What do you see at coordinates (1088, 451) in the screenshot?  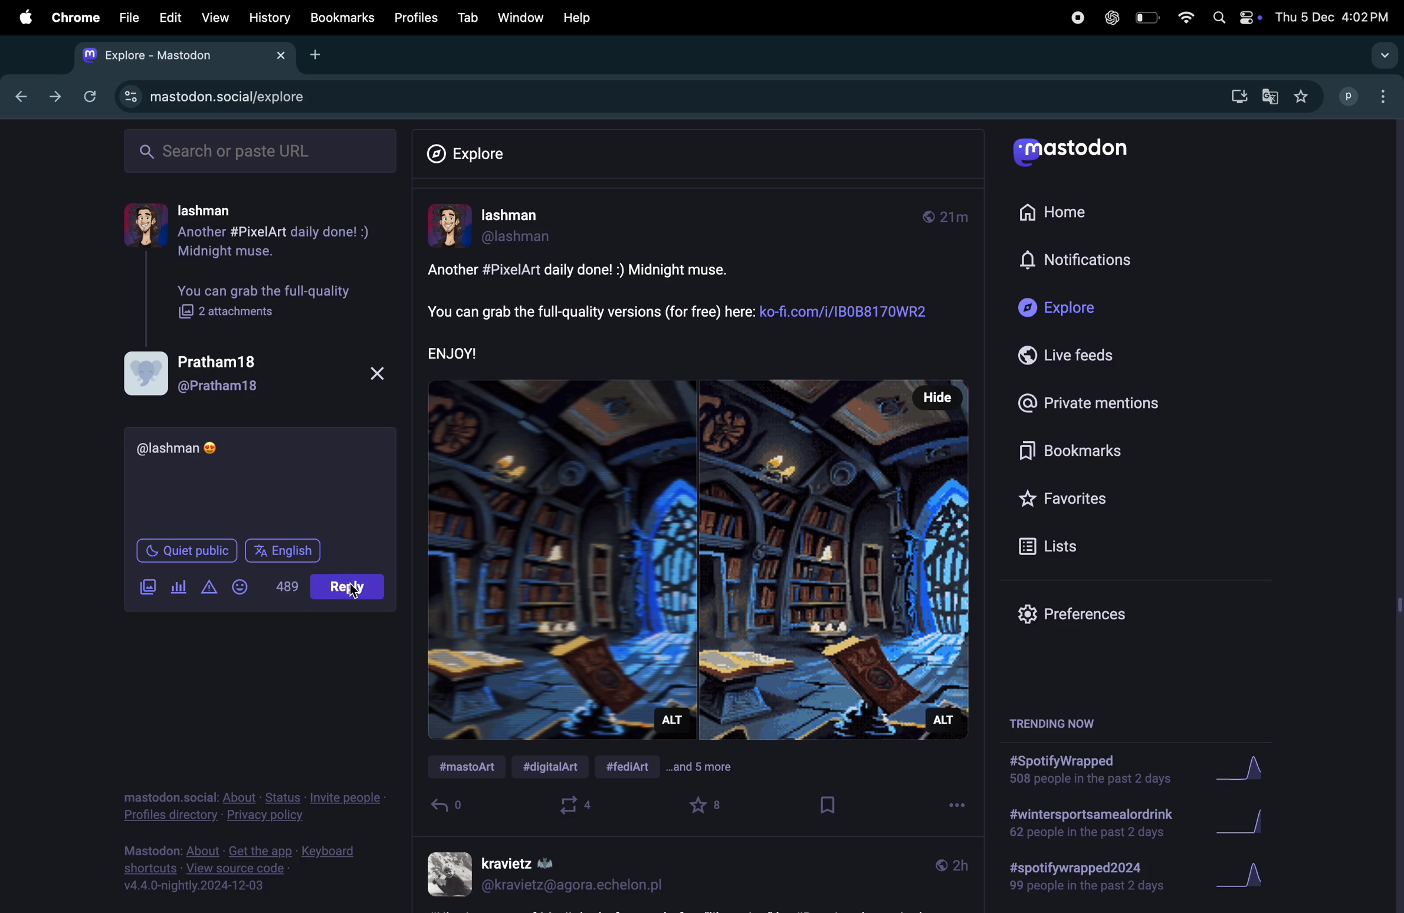 I see `book marks` at bounding box center [1088, 451].